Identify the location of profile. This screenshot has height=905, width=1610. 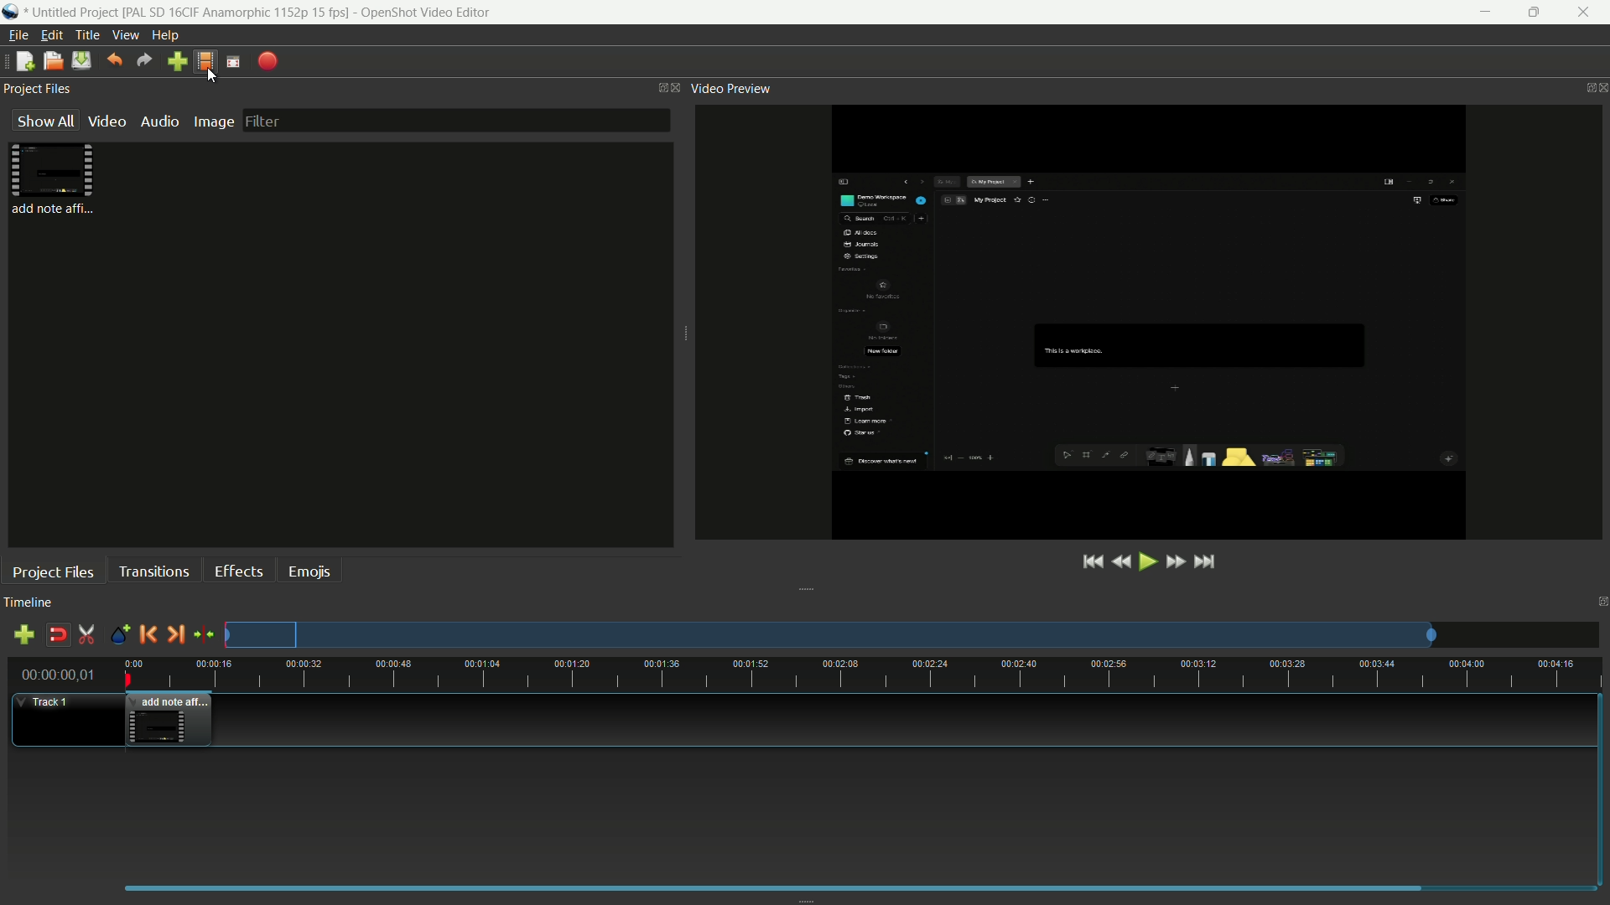
(238, 13).